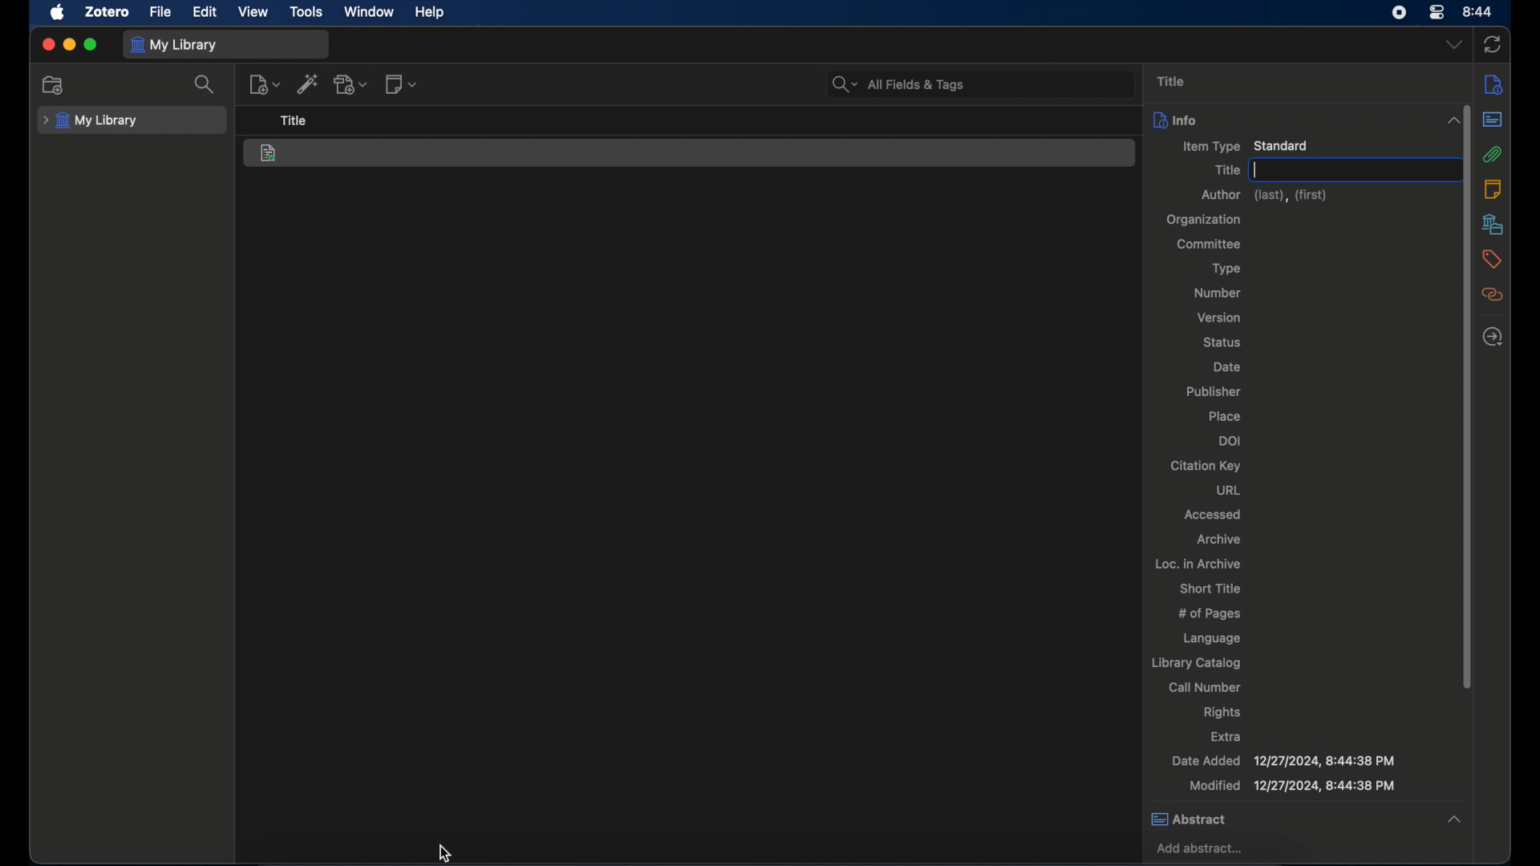 This screenshot has height=866, width=1540. What do you see at coordinates (1449, 120) in the screenshot?
I see `collapse` at bounding box center [1449, 120].